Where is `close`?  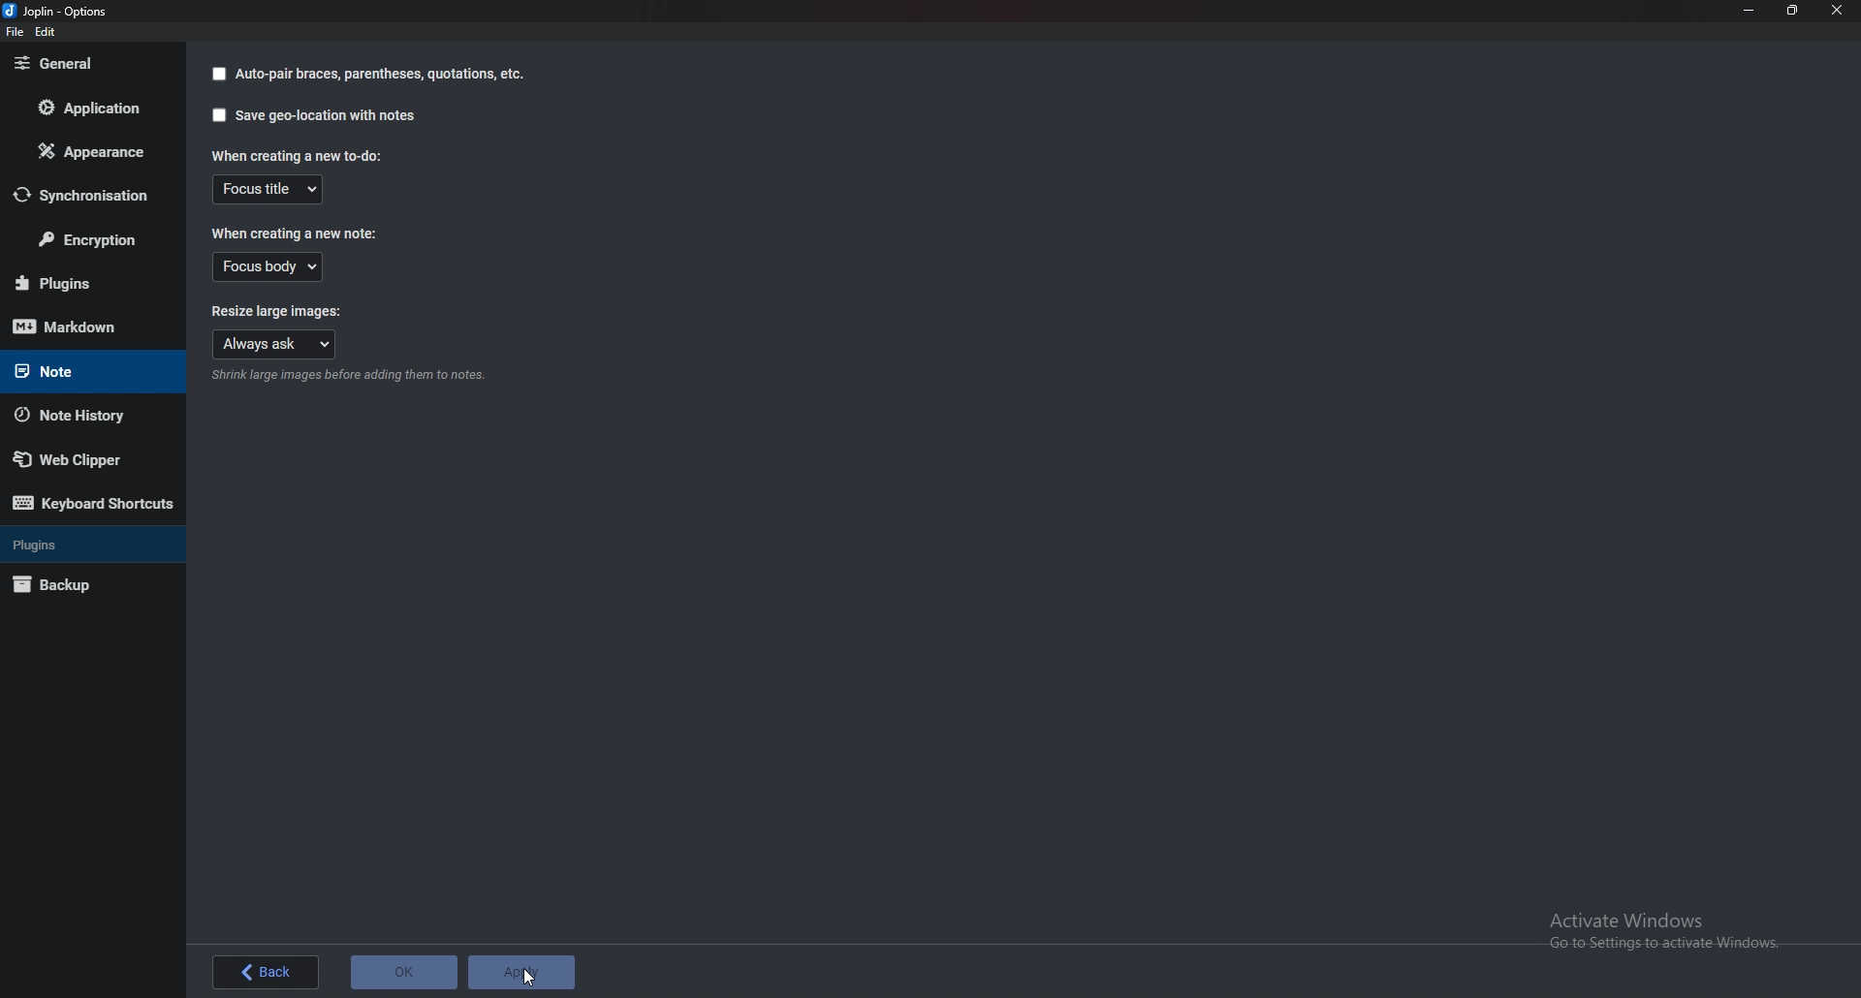 close is located at coordinates (1840, 13).